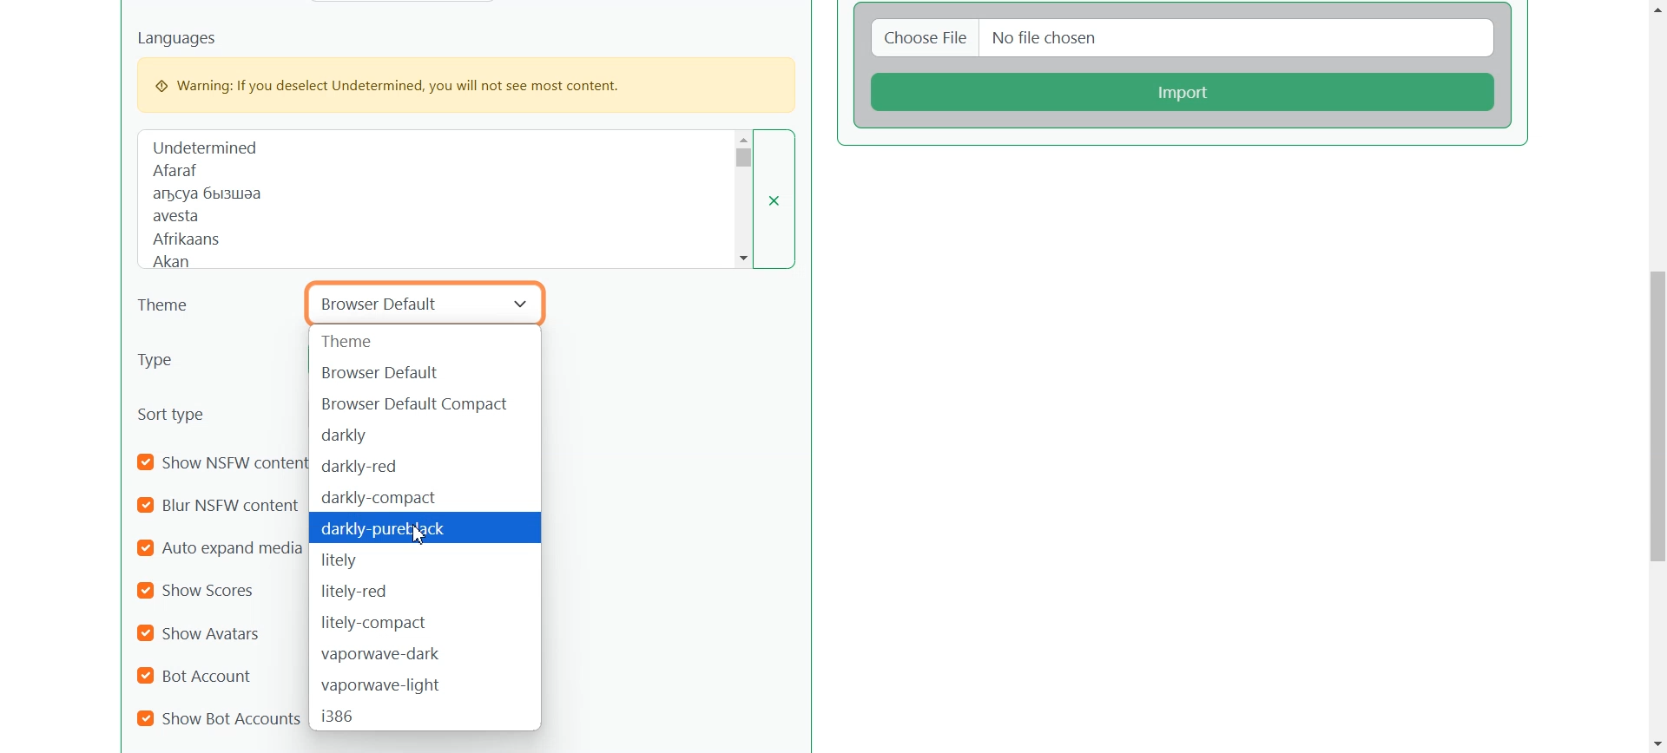  What do you see at coordinates (426, 684) in the screenshot?
I see `vaporwave-light` at bounding box center [426, 684].